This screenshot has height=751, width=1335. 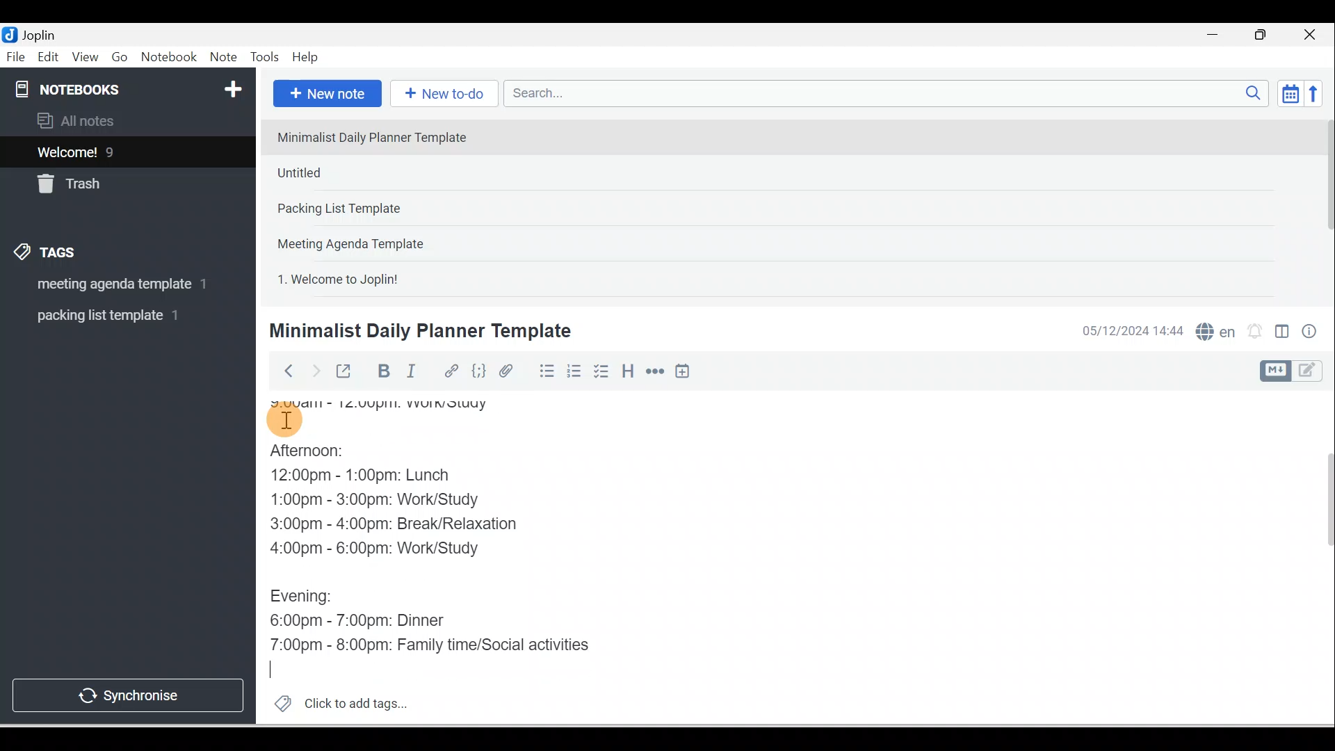 What do you see at coordinates (441, 95) in the screenshot?
I see `New to-do` at bounding box center [441, 95].